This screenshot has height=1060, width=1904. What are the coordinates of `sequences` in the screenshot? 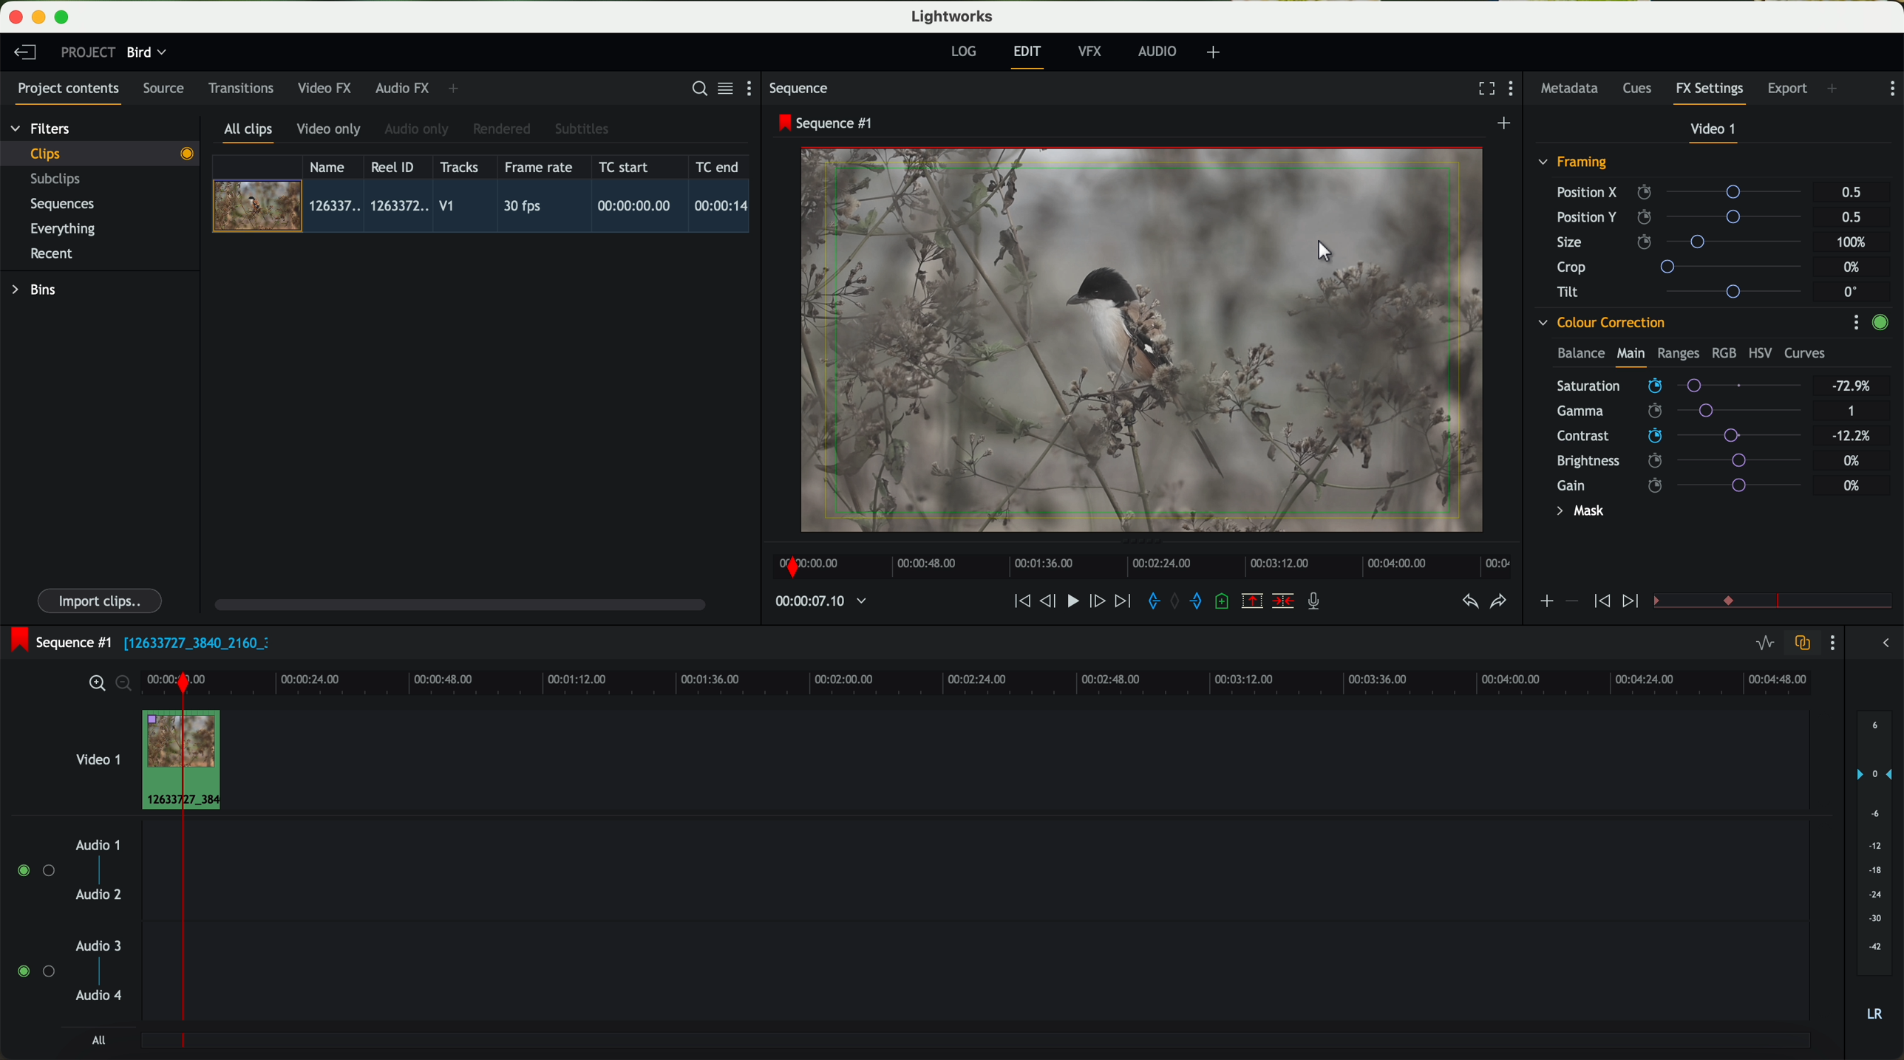 It's located at (62, 205).